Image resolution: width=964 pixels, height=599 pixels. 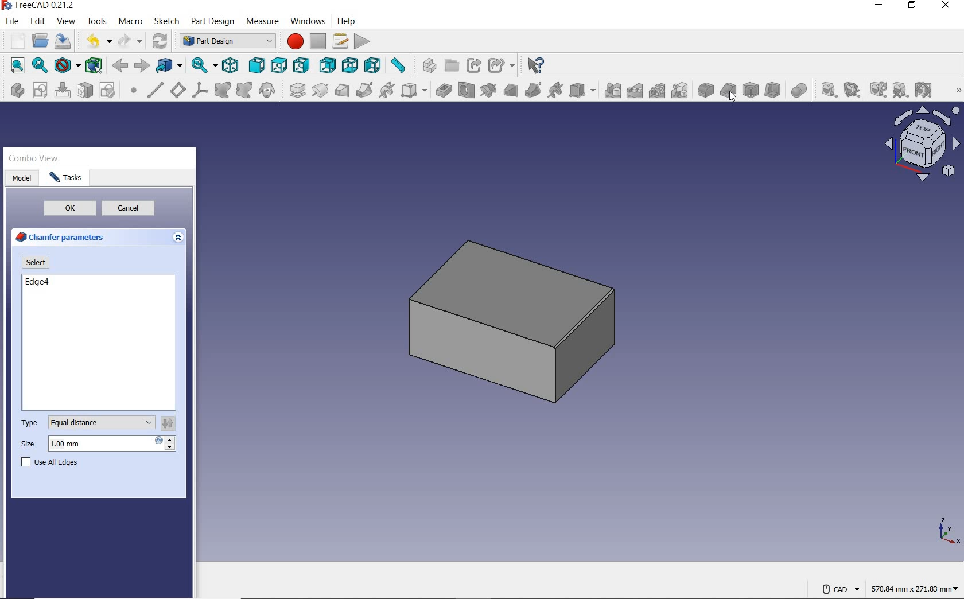 What do you see at coordinates (67, 66) in the screenshot?
I see `draw style` at bounding box center [67, 66].